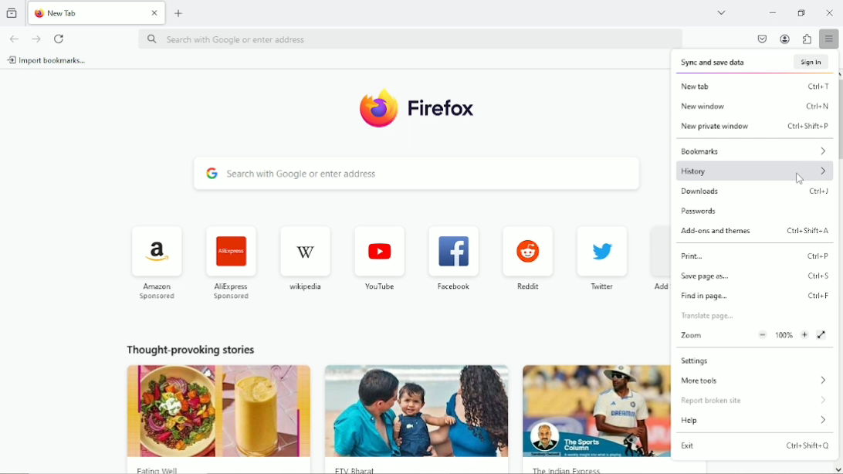 This screenshot has height=474, width=843. What do you see at coordinates (698, 361) in the screenshot?
I see `settings` at bounding box center [698, 361].